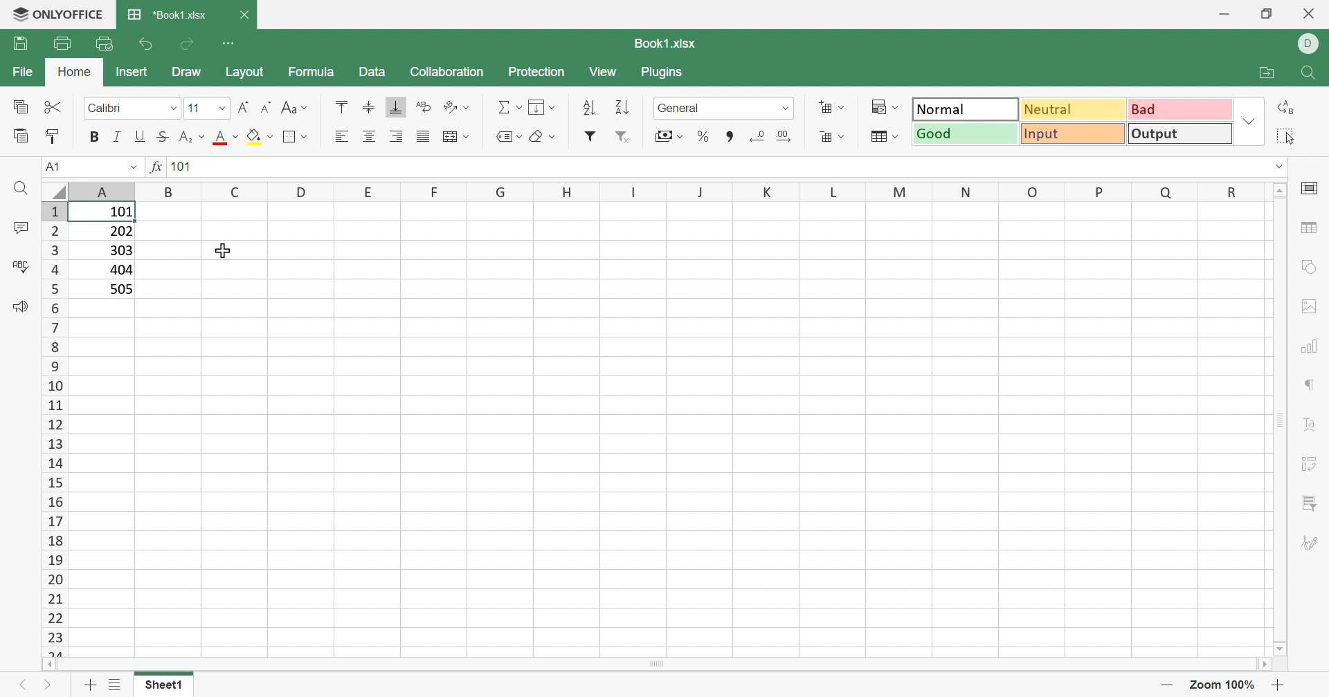  I want to click on Input, so click(1072, 134).